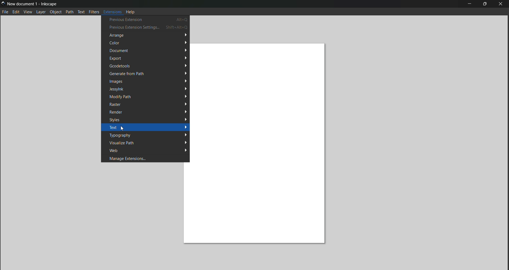  What do you see at coordinates (56, 12) in the screenshot?
I see `object` at bounding box center [56, 12].